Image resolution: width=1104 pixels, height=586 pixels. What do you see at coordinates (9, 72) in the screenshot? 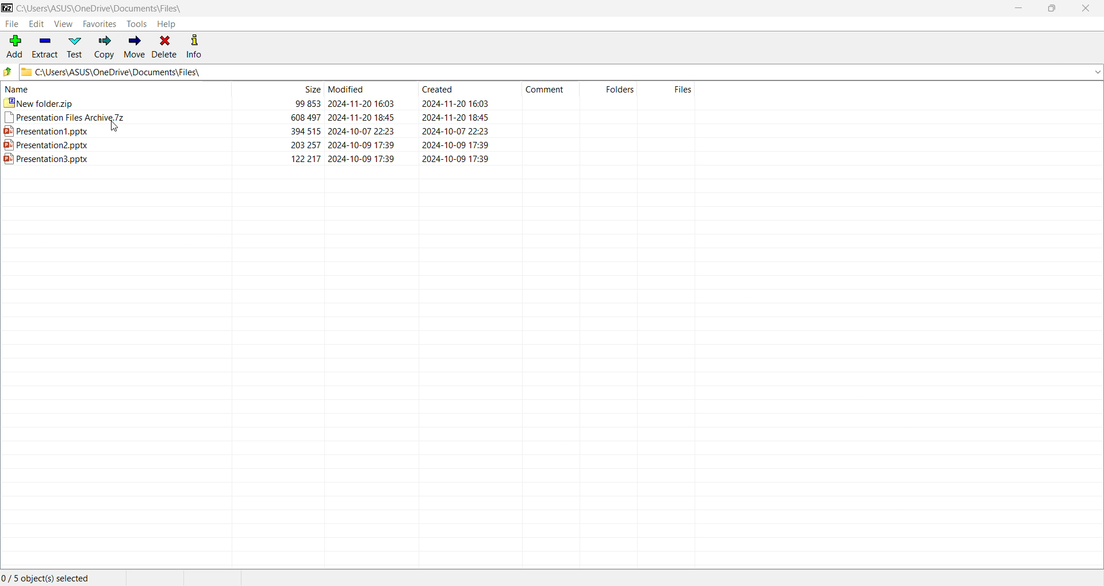
I see `Move Up one level` at bounding box center [9, 72].